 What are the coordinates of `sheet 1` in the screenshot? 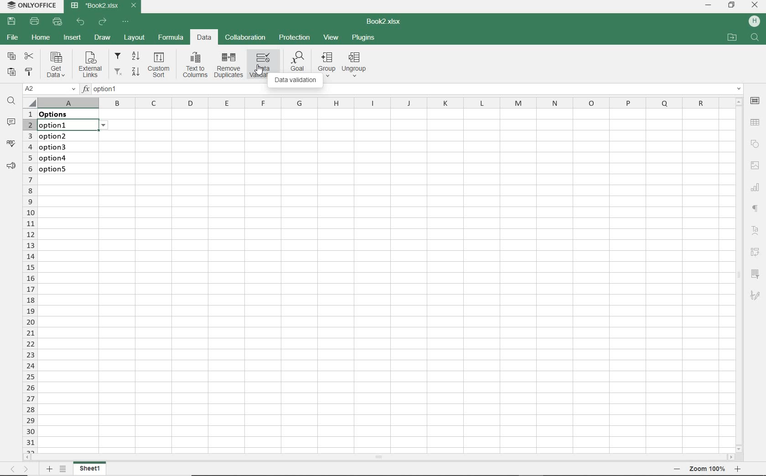 It's located at (89, 468).